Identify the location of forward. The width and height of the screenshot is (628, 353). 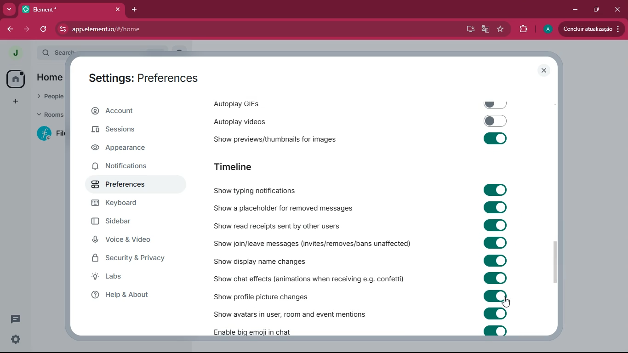
(27, 30).